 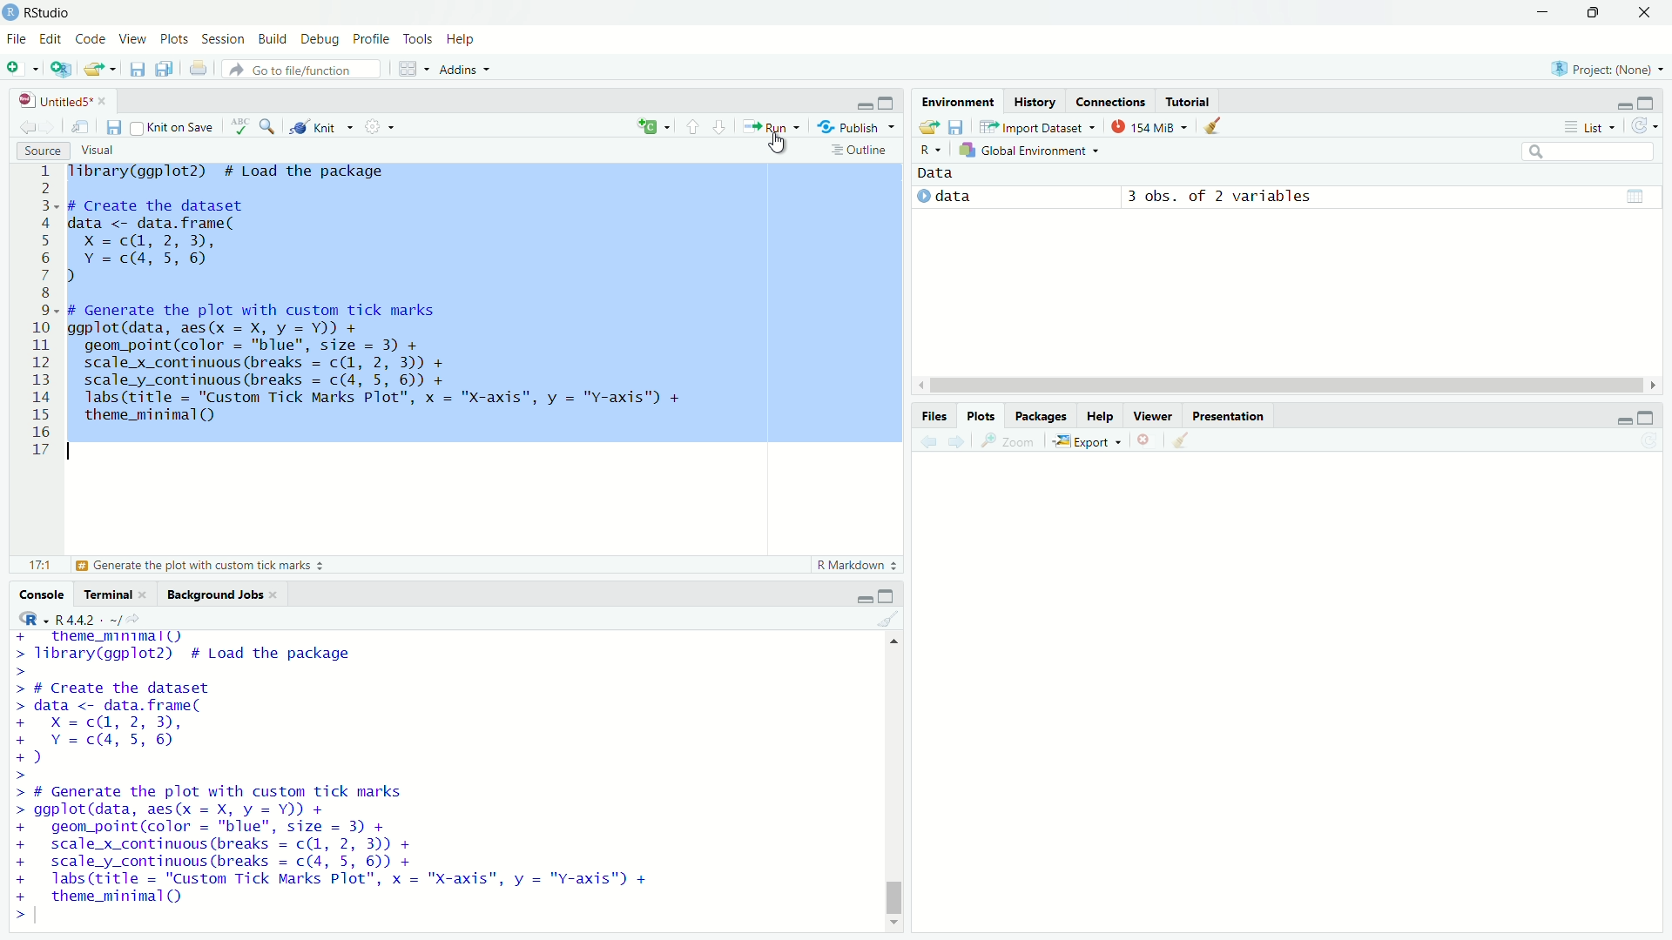 What do you see at coordinates (61, 69) in the screenshot?
I see `create a project` at bounding box center [61, 69].